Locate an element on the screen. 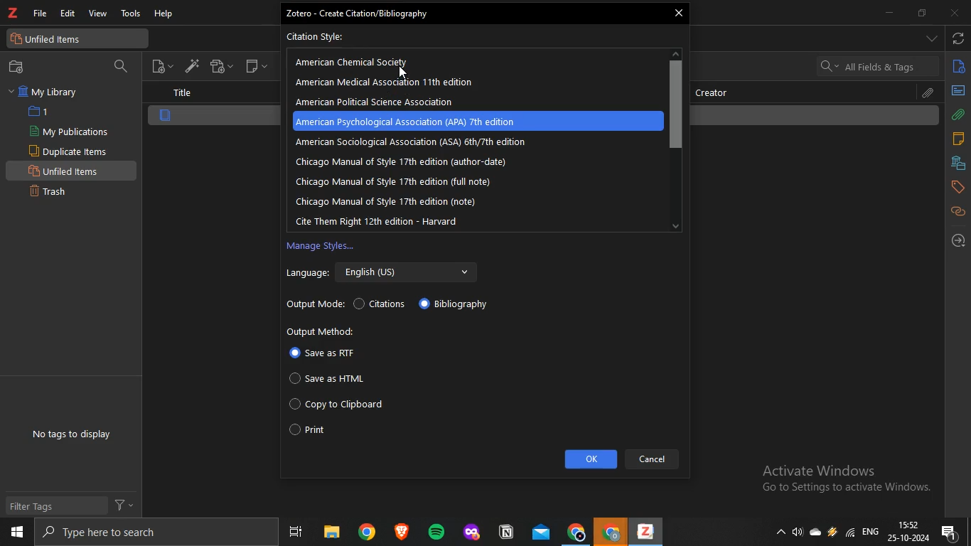  related is located at coordinates (957, 212).